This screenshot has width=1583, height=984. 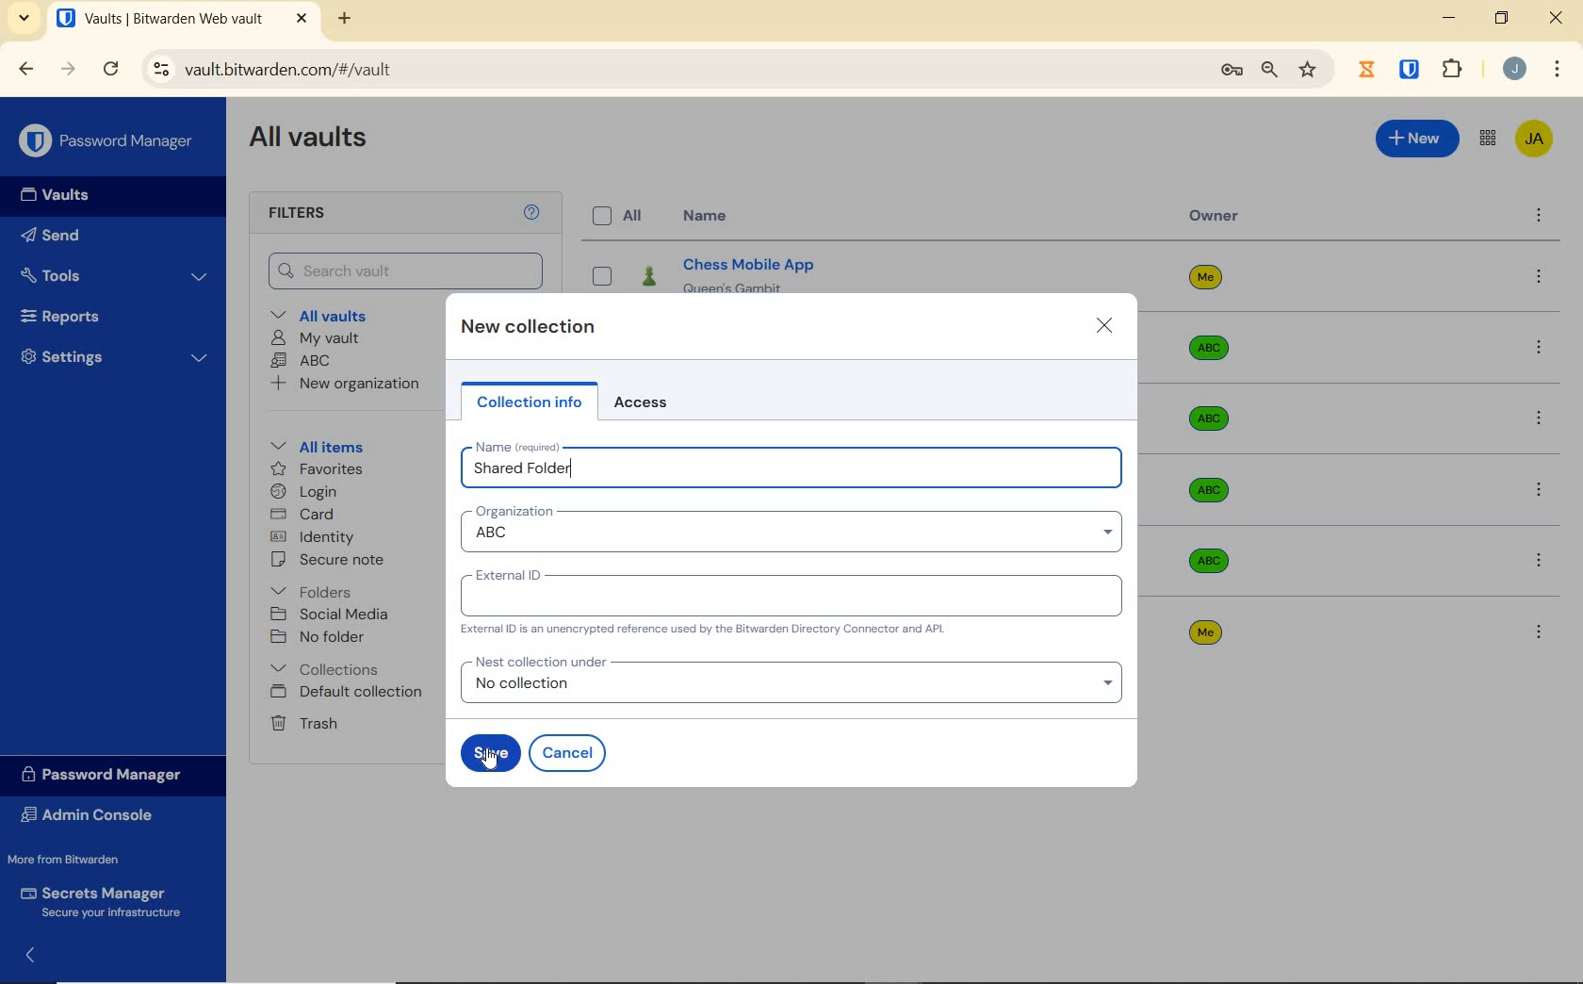 What do you see at coordinates (335, 615) in the screenshot?
I see `social media` at bounding box center [335, 615].